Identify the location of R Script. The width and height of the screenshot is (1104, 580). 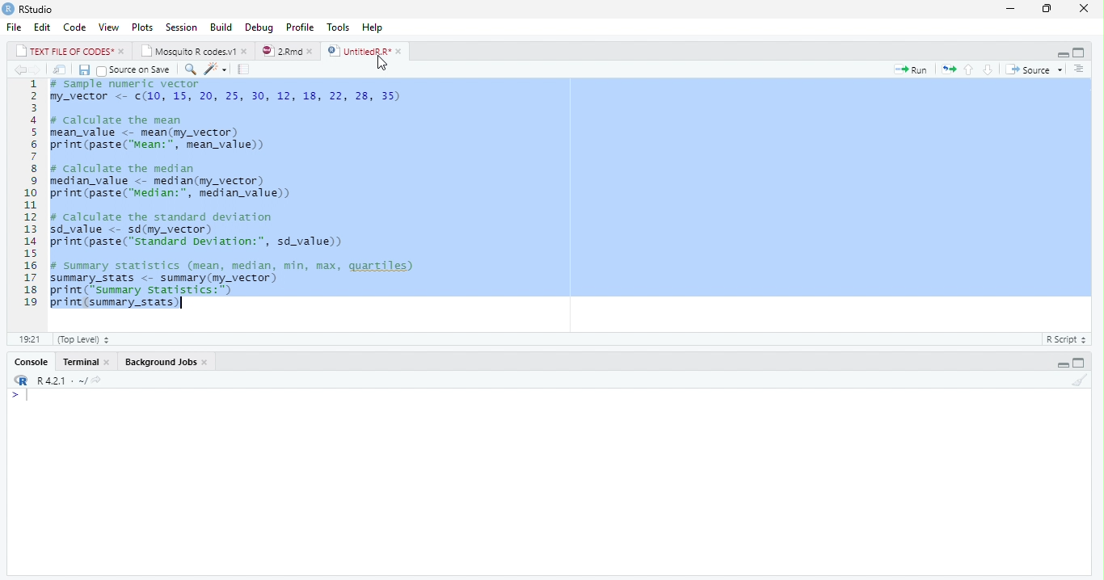
(1064, 340).